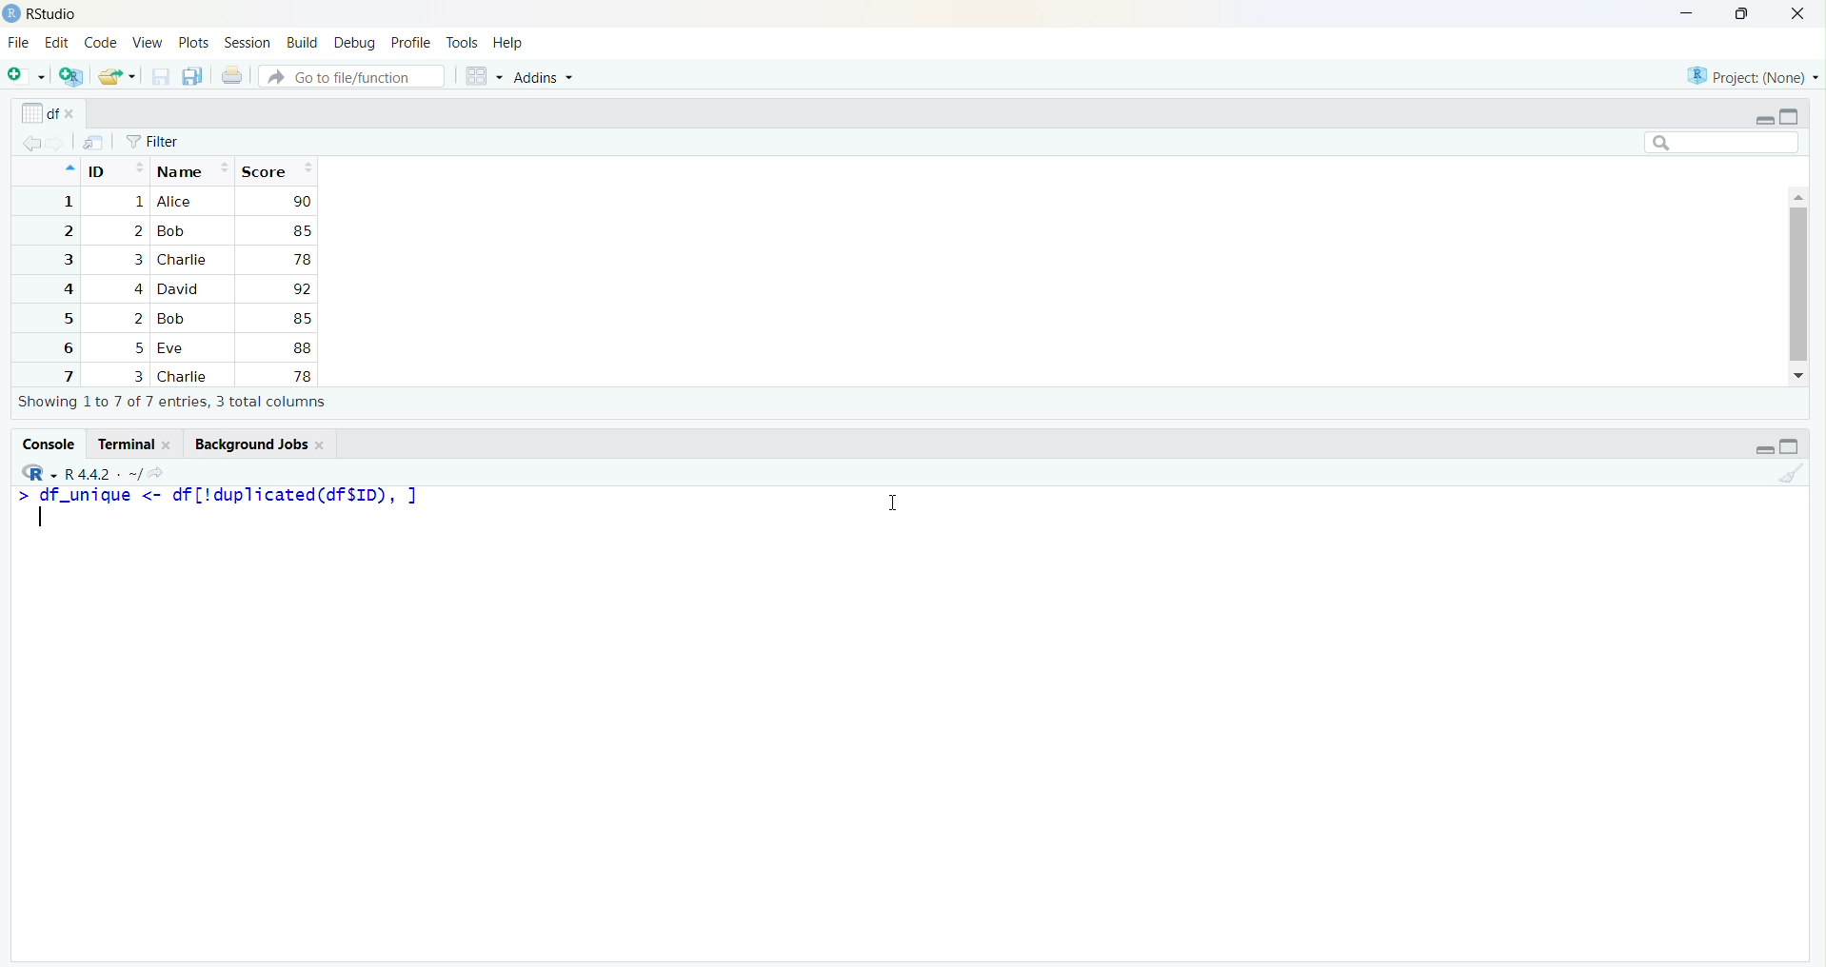 The height and width of the screenshot is (967, 1826). What do you see at coordinates (74, 115) in the screenshot?
I see `close` at bounding box center [74, 115].